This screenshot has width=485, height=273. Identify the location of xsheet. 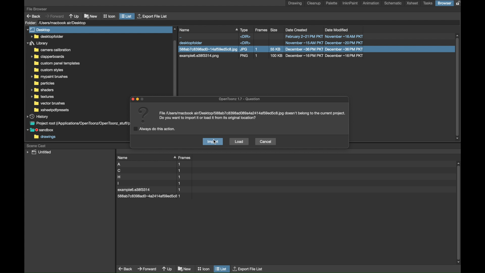
(412, 3).